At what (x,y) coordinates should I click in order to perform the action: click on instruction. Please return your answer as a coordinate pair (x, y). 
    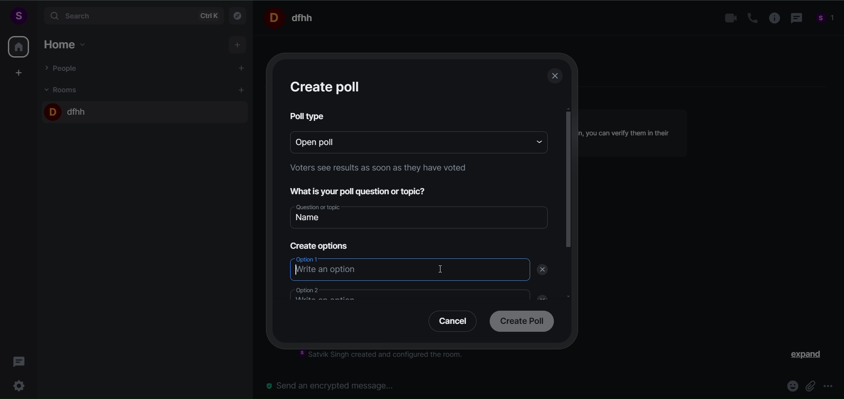
    Looking at the image, I should click on (387, 356).